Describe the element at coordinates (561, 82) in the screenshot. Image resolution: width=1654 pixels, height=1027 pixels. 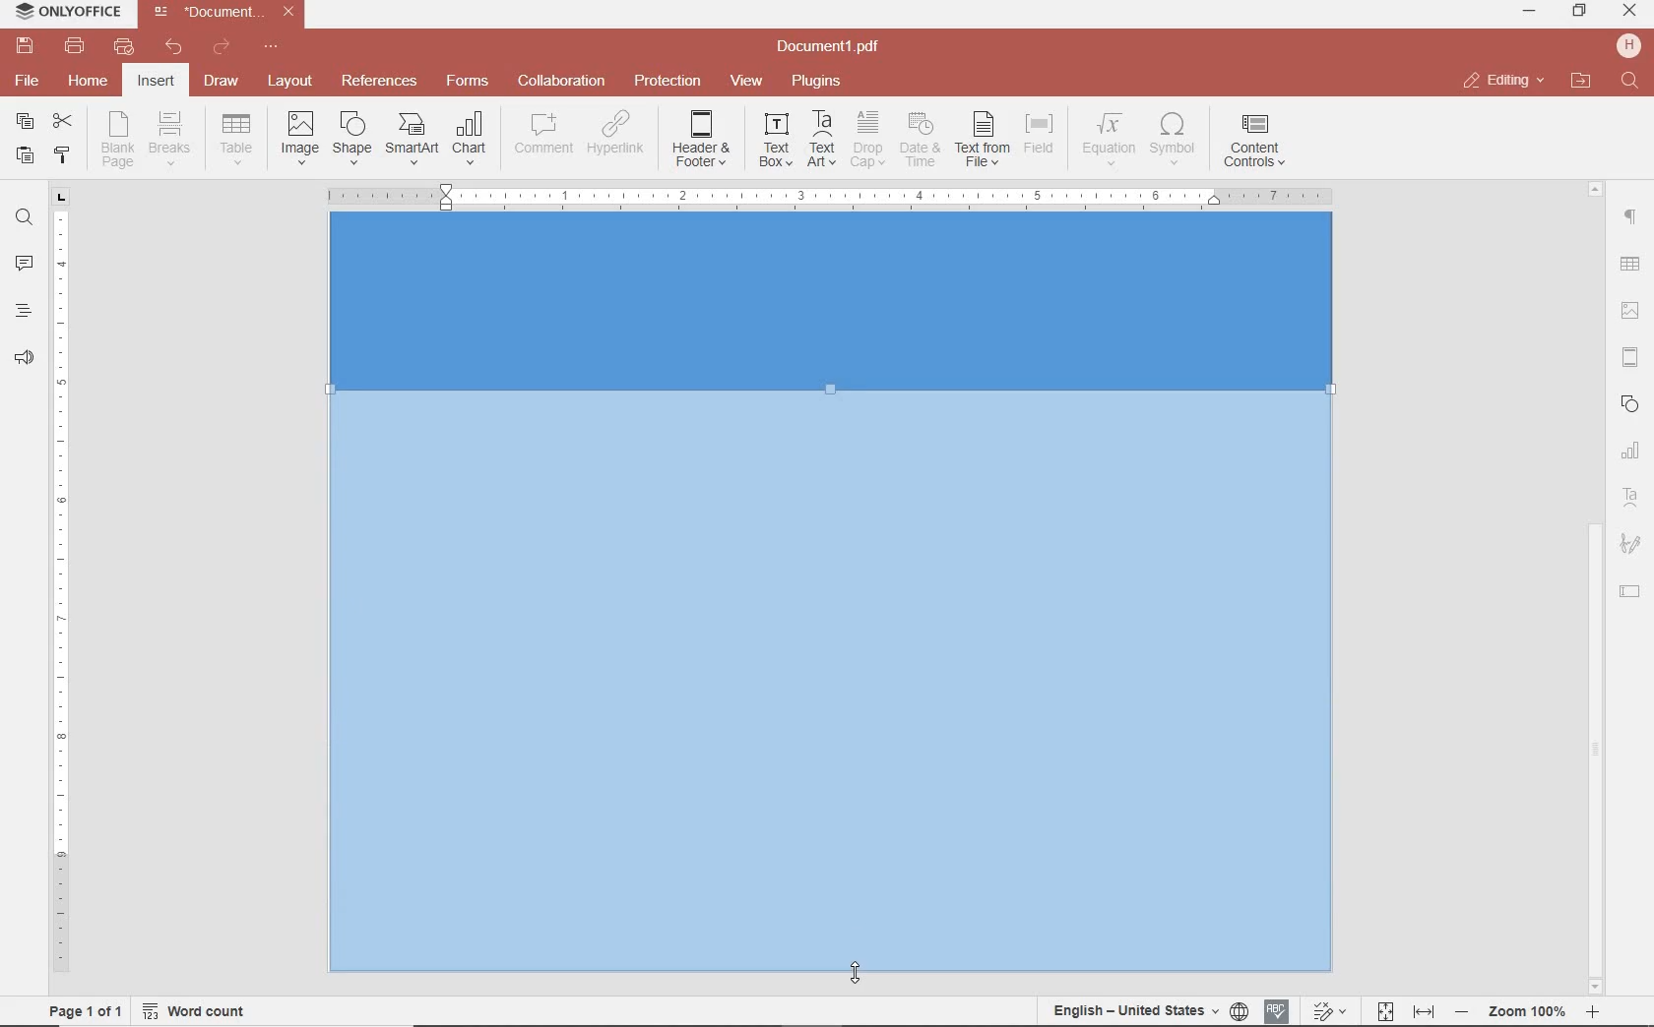
I see `collaboration` at that location.